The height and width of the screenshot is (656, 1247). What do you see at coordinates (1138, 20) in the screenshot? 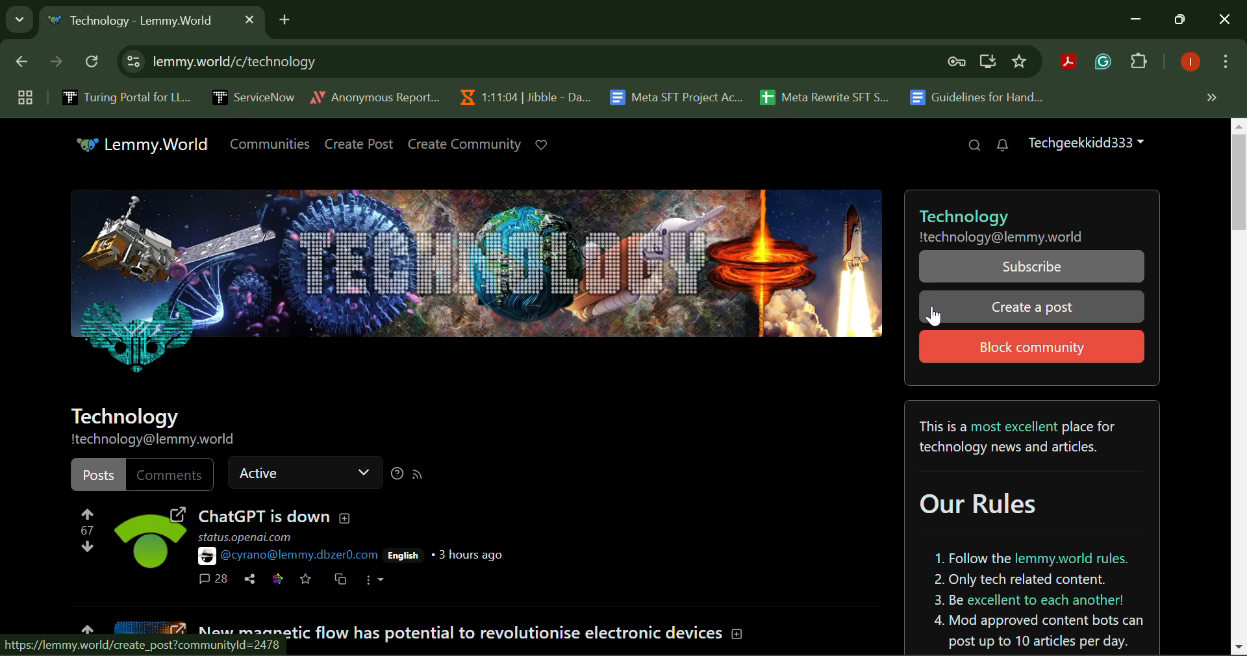
I see `Minimize Down` at bounding box center [1138, 20].